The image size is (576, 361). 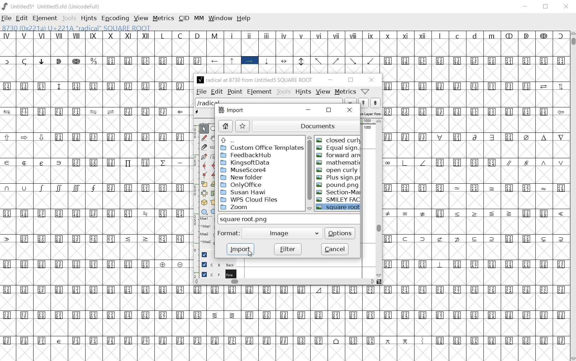 What do you see at coordinates (371, 113) in the screenshot?
I see `active layer: Fore` at bounding box center [371, 113].